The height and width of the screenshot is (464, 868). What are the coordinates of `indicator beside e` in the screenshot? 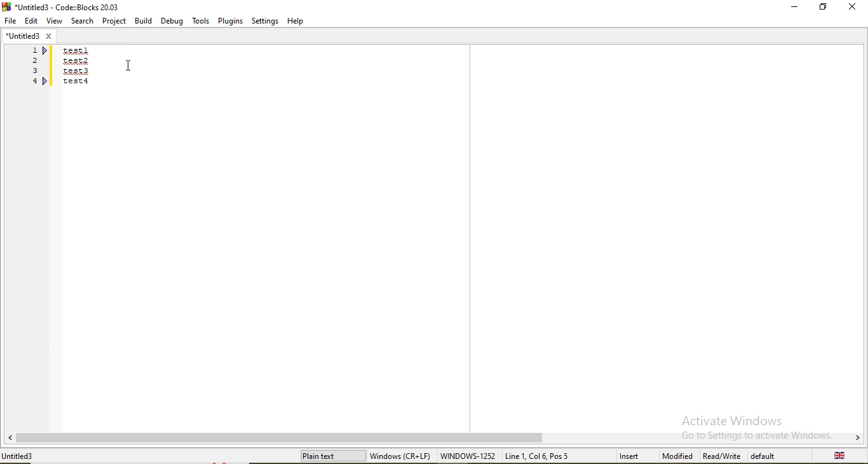 It's located at (46, 81).